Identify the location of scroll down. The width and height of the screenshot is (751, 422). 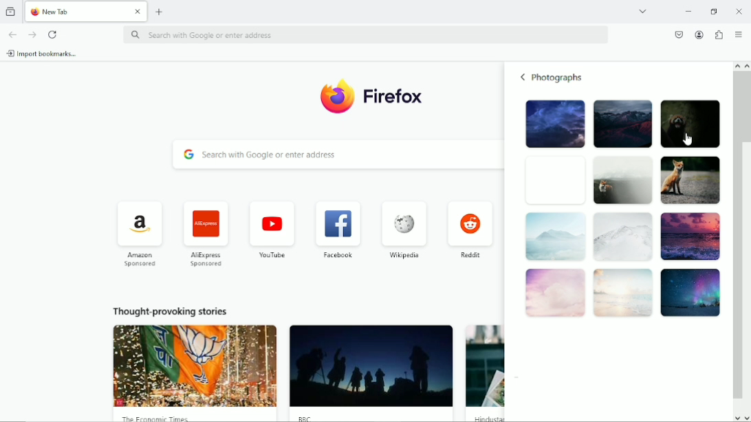
(746, 418).